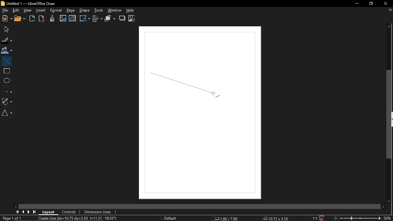 The height and width of the screenshot is (221, 393). I want to click on Arrange, so click(110, 19).